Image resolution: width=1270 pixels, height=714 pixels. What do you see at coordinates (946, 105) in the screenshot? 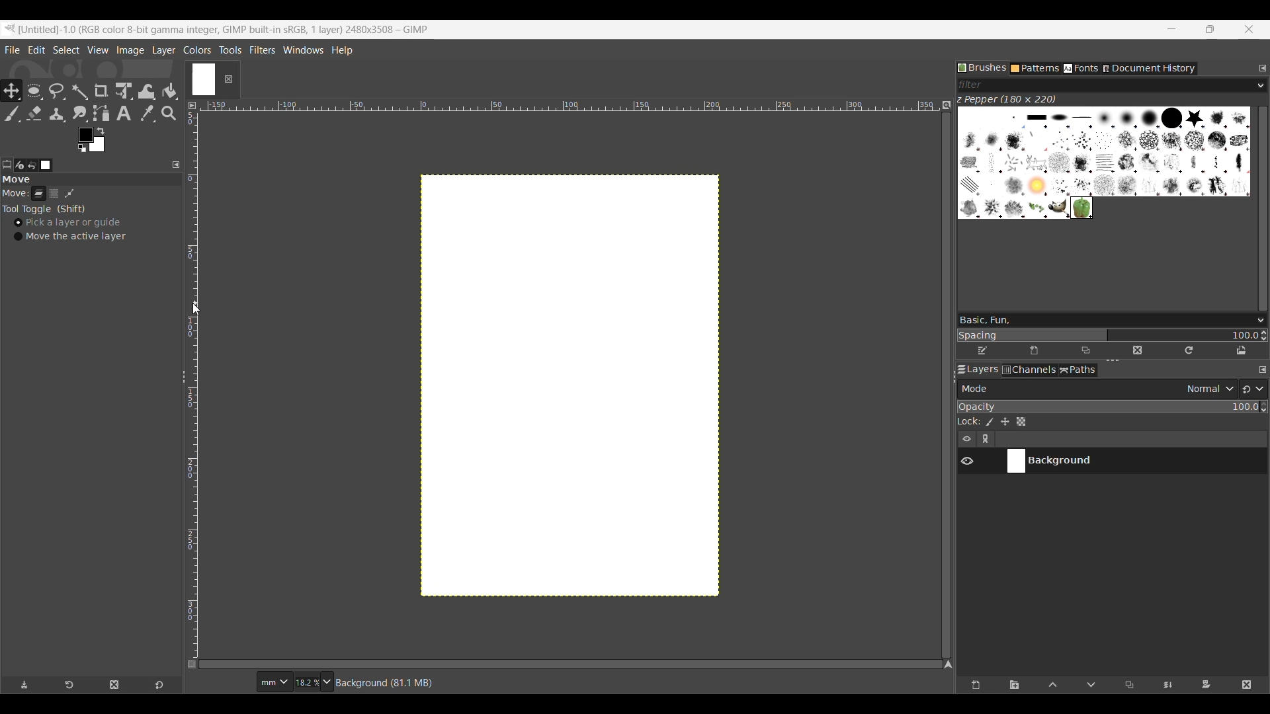
I see `Zoom image when video size changes` at bounding box center [946, 105].